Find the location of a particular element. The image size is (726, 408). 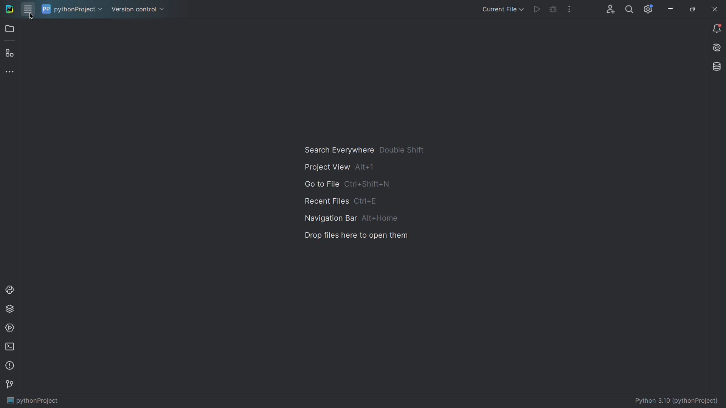

pythonProject is located at coordinates (72, 9).